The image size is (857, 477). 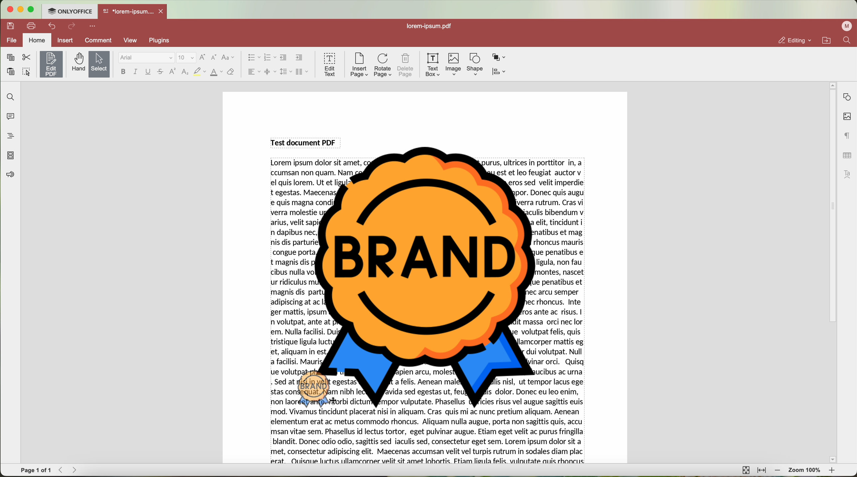 I want to click on editing, so click(x=794, y=40).